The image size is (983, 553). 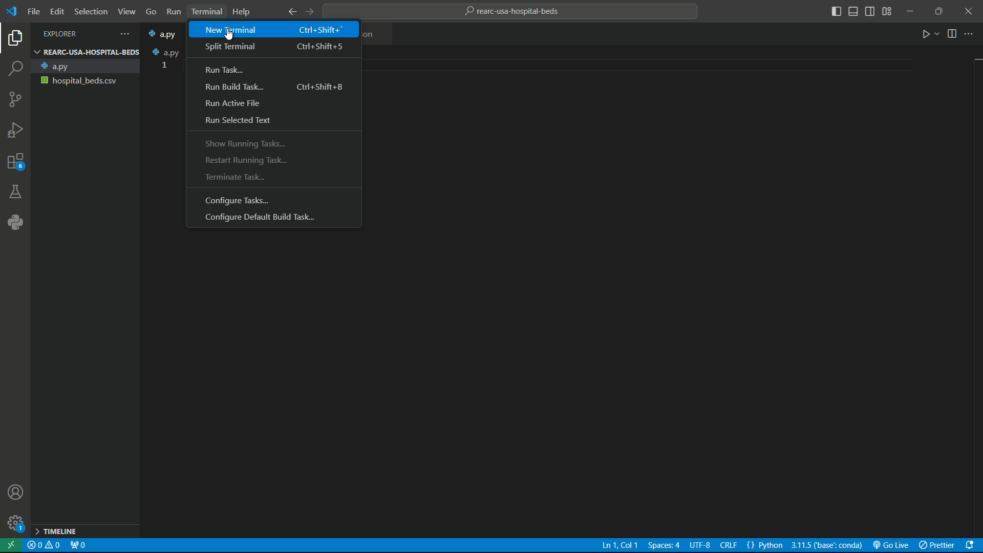 What do you see at coordinates (892, 546) in the screenshot?
I see `go live extension` at bounding box center [892, 546].